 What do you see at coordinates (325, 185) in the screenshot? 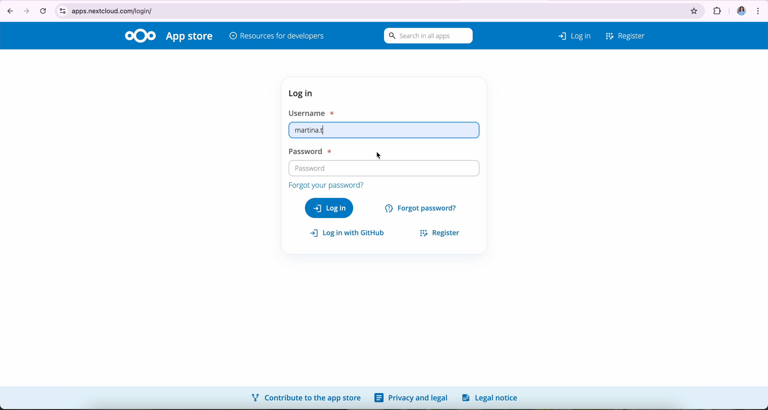
I see `forgot your password` at bounding box center [325, 185].